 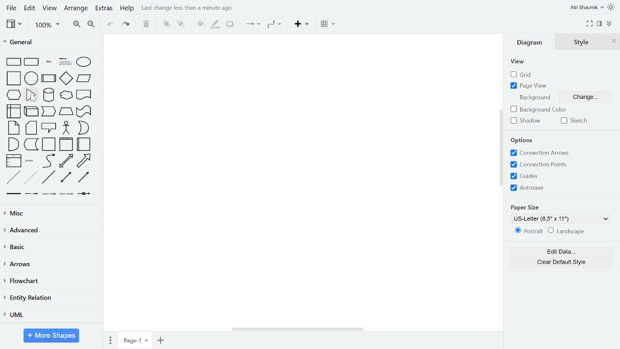 What do you see at coordinates (165, 24) in the screenshot?
I see `to front` at bounding box center [165, 24].